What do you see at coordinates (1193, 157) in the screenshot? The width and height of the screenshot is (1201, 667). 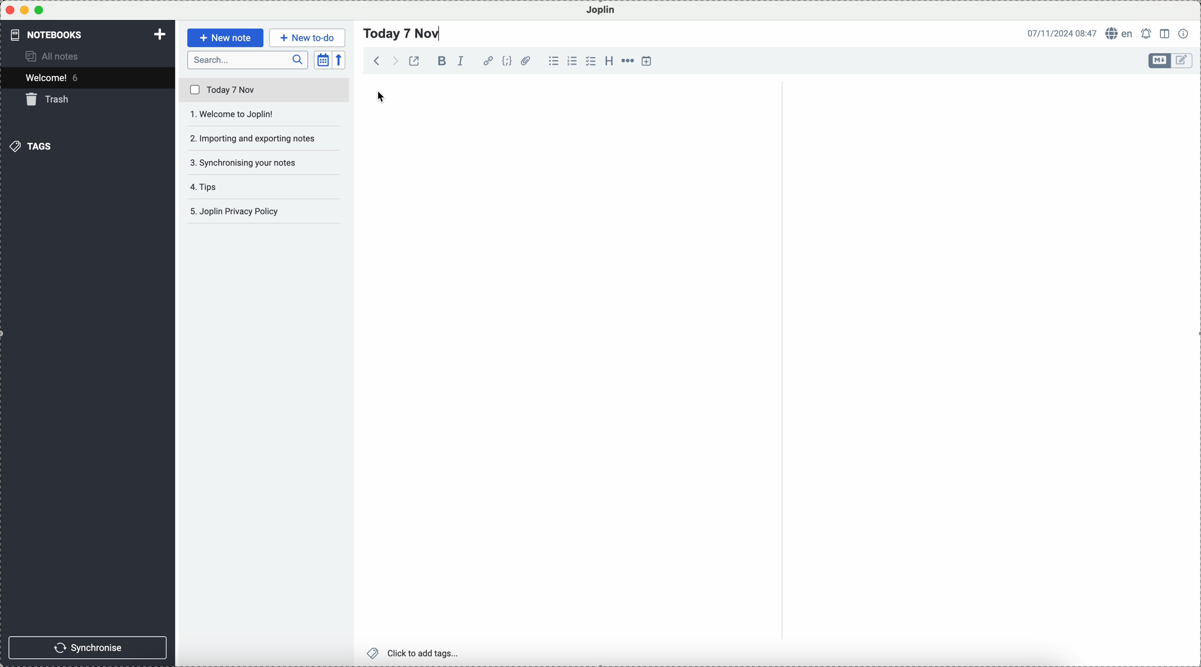 I see `vertical scroll bar` at bounding box center [1193, 157].